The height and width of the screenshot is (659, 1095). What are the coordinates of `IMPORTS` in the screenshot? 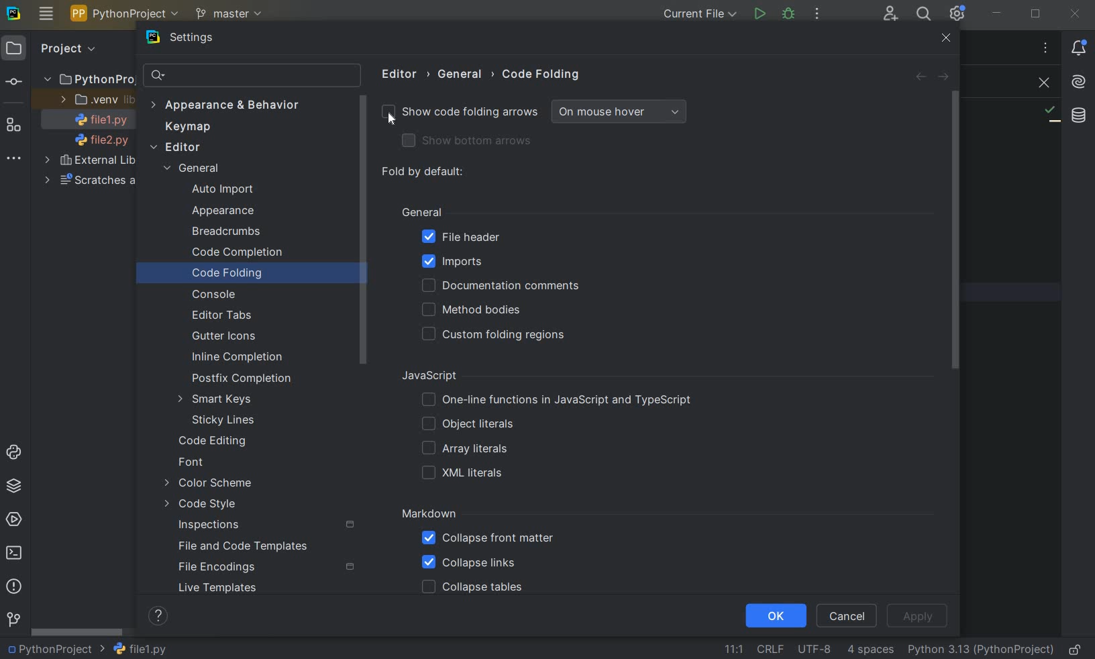 It's located at (472, 261).